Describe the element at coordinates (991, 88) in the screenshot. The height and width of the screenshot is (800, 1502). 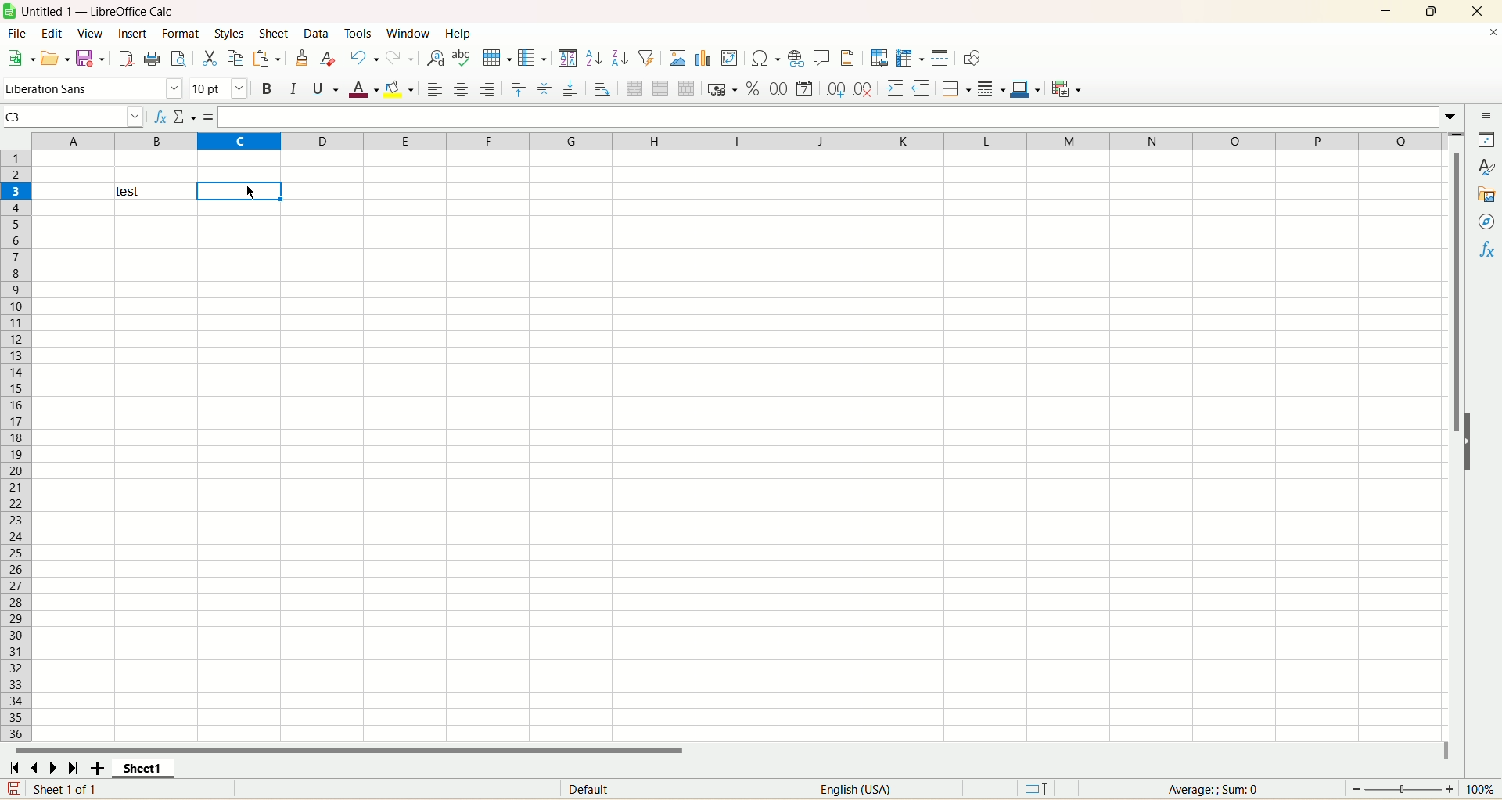
I see `border style` at that location.